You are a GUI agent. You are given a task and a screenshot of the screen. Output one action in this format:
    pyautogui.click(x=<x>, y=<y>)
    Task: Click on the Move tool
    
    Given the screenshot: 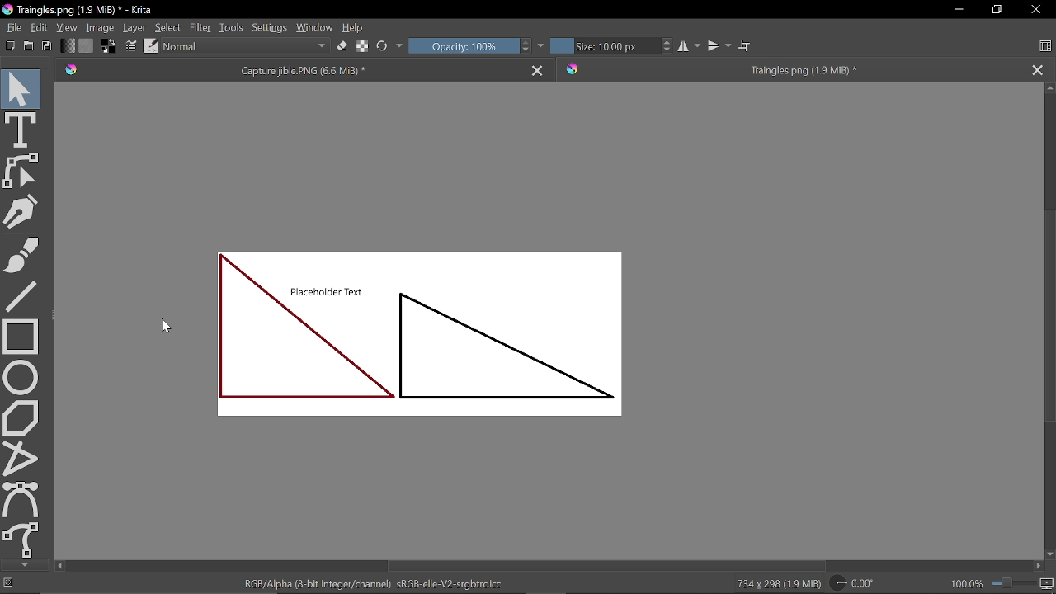 What is the action you would take?
    pyautogui.click(x=21, y=87)
    